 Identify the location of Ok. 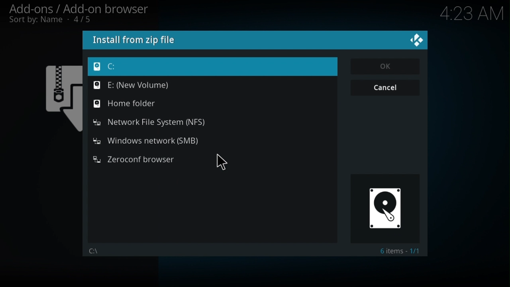
(383, 66).